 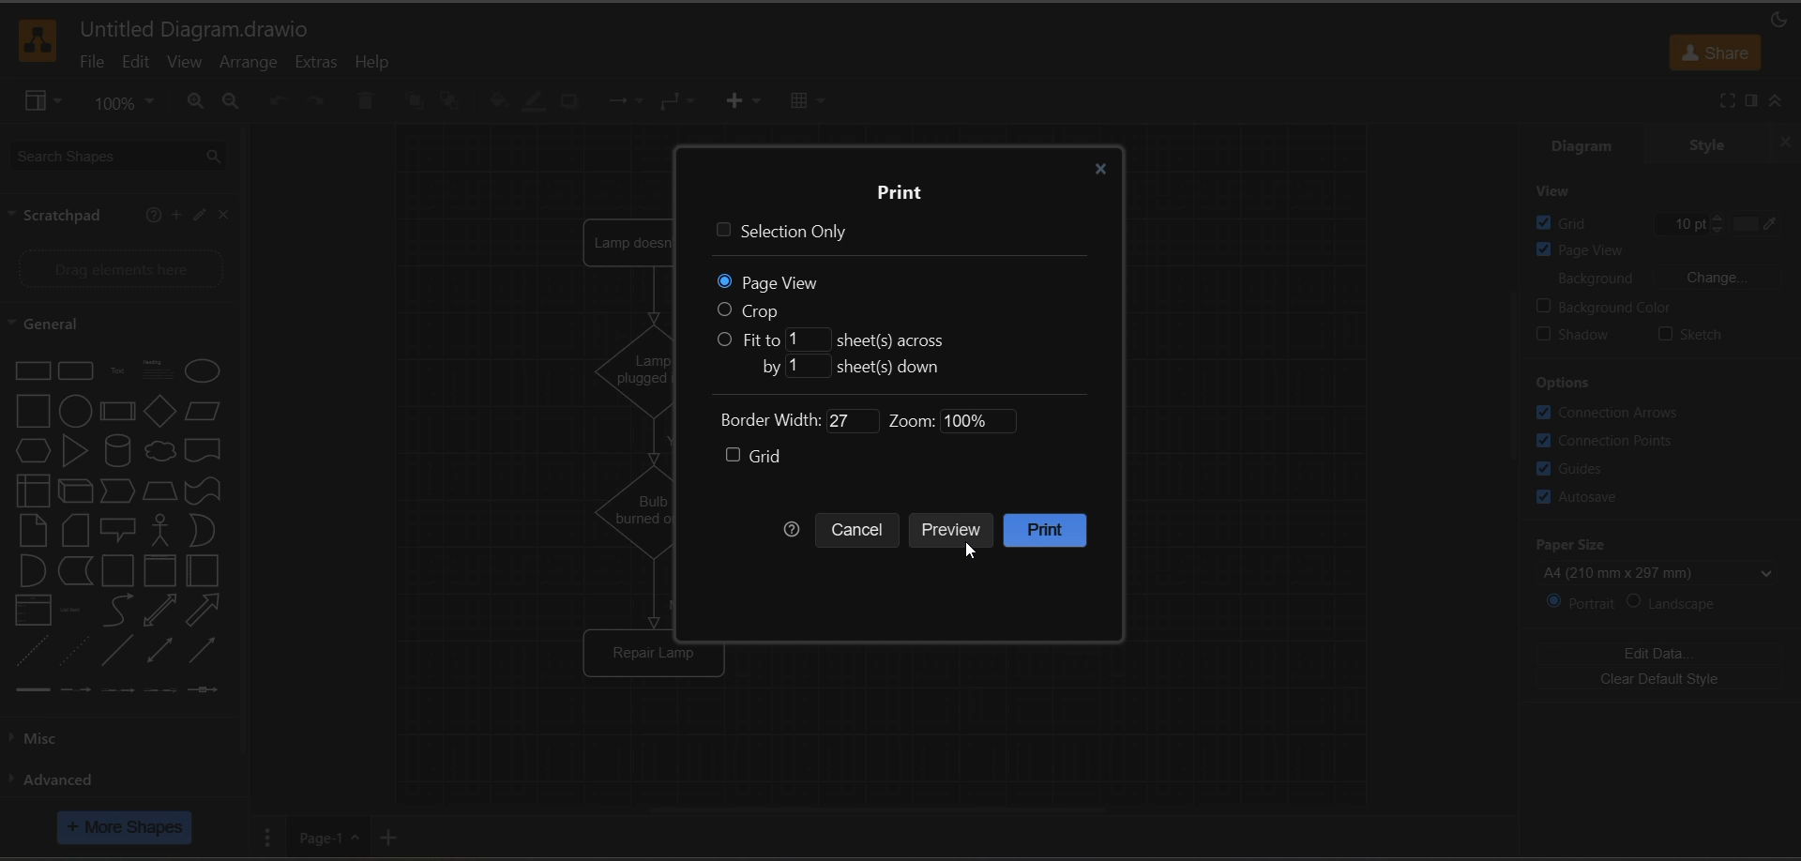 I want to click on fullscreen, so click(x=1712, y=101).